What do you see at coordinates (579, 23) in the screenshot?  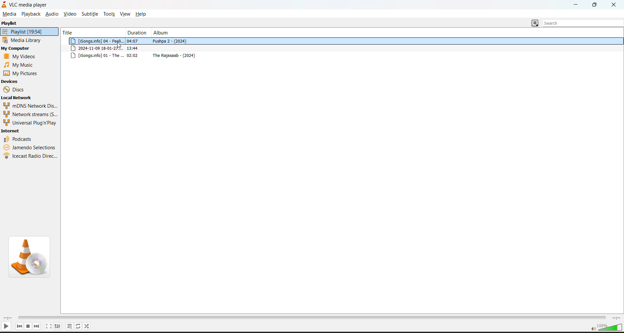 I see `search` at bounding box center [579, 23].